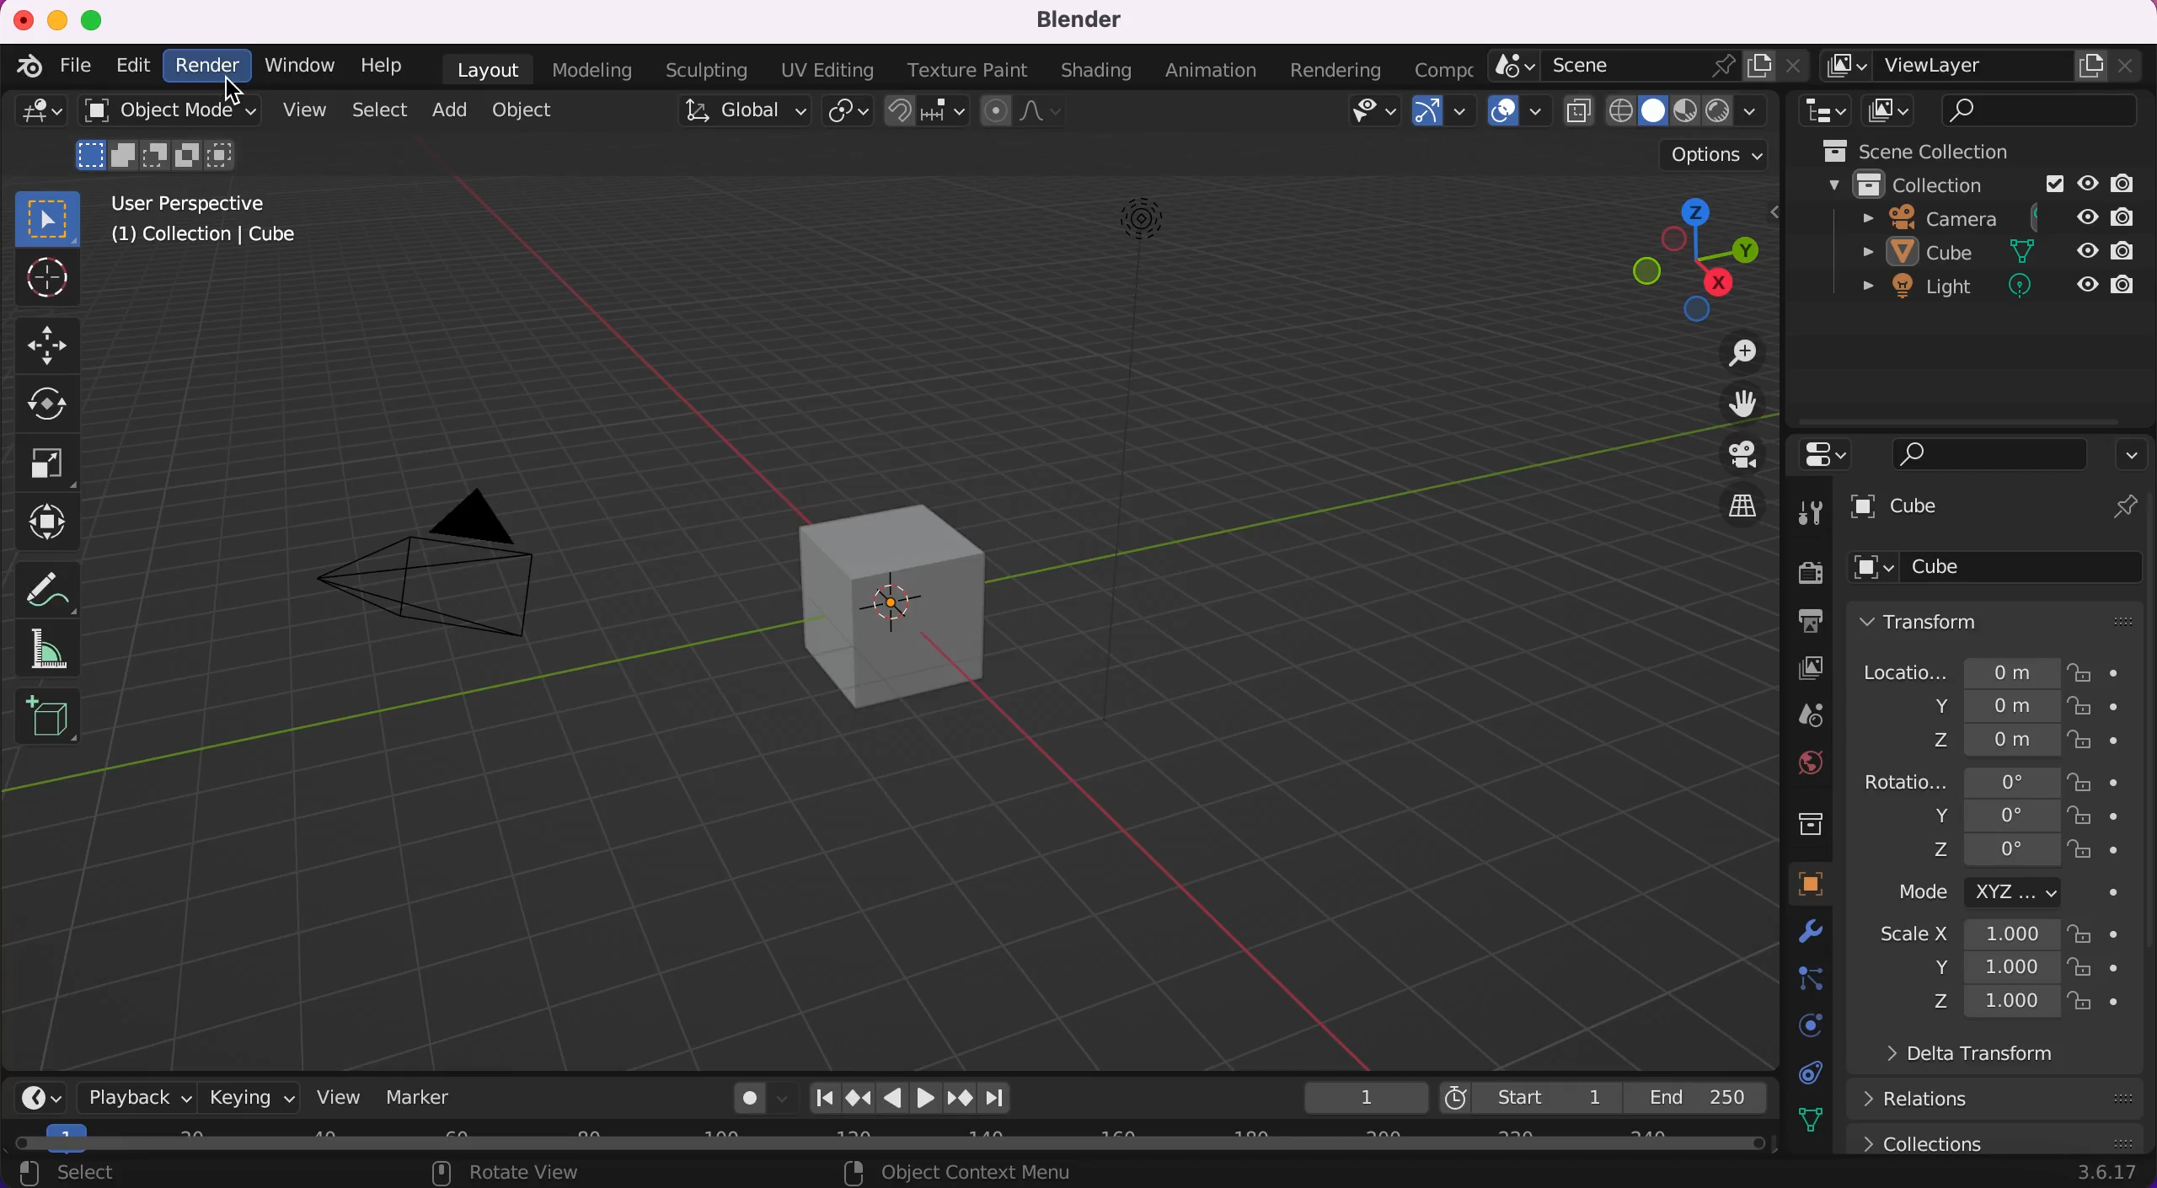 This screenshot has height=1188, width=2157. What do you see at coordinates (848, 114) in the screenshot?
I see `tranform pivot point` at bounding box center [848, 114].